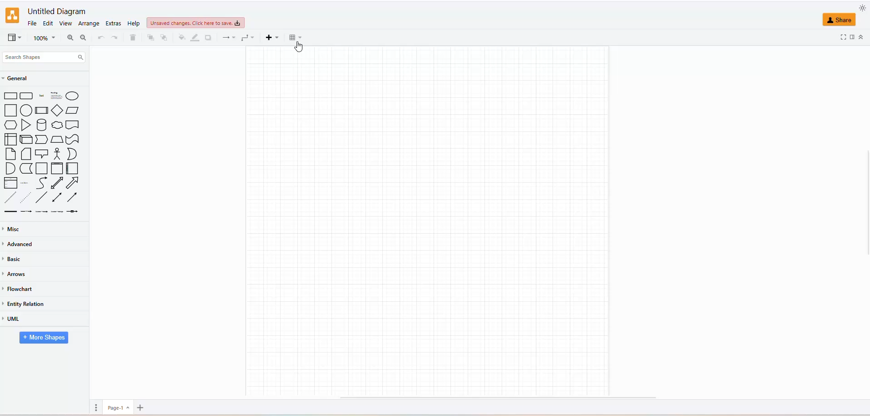 The height and width of the screenshot is (416, 870). Describe the element at coordinates (865, 206) in the screenshot. I see `slide bar` at that location.